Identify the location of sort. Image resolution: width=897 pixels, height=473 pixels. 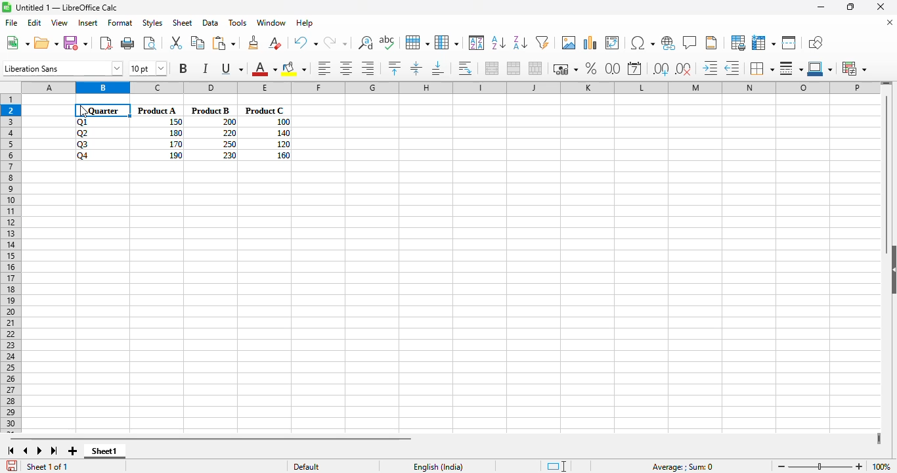
(477, 43).